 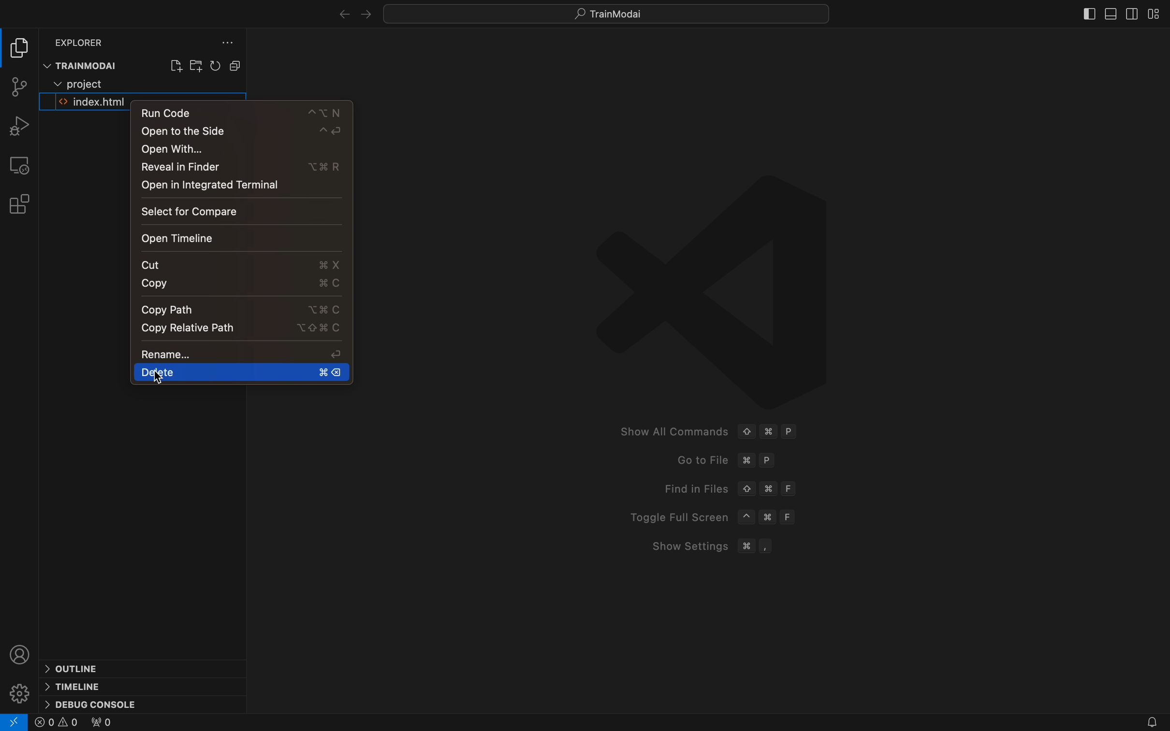 I want to click on reload, so click(x=218, y=65).